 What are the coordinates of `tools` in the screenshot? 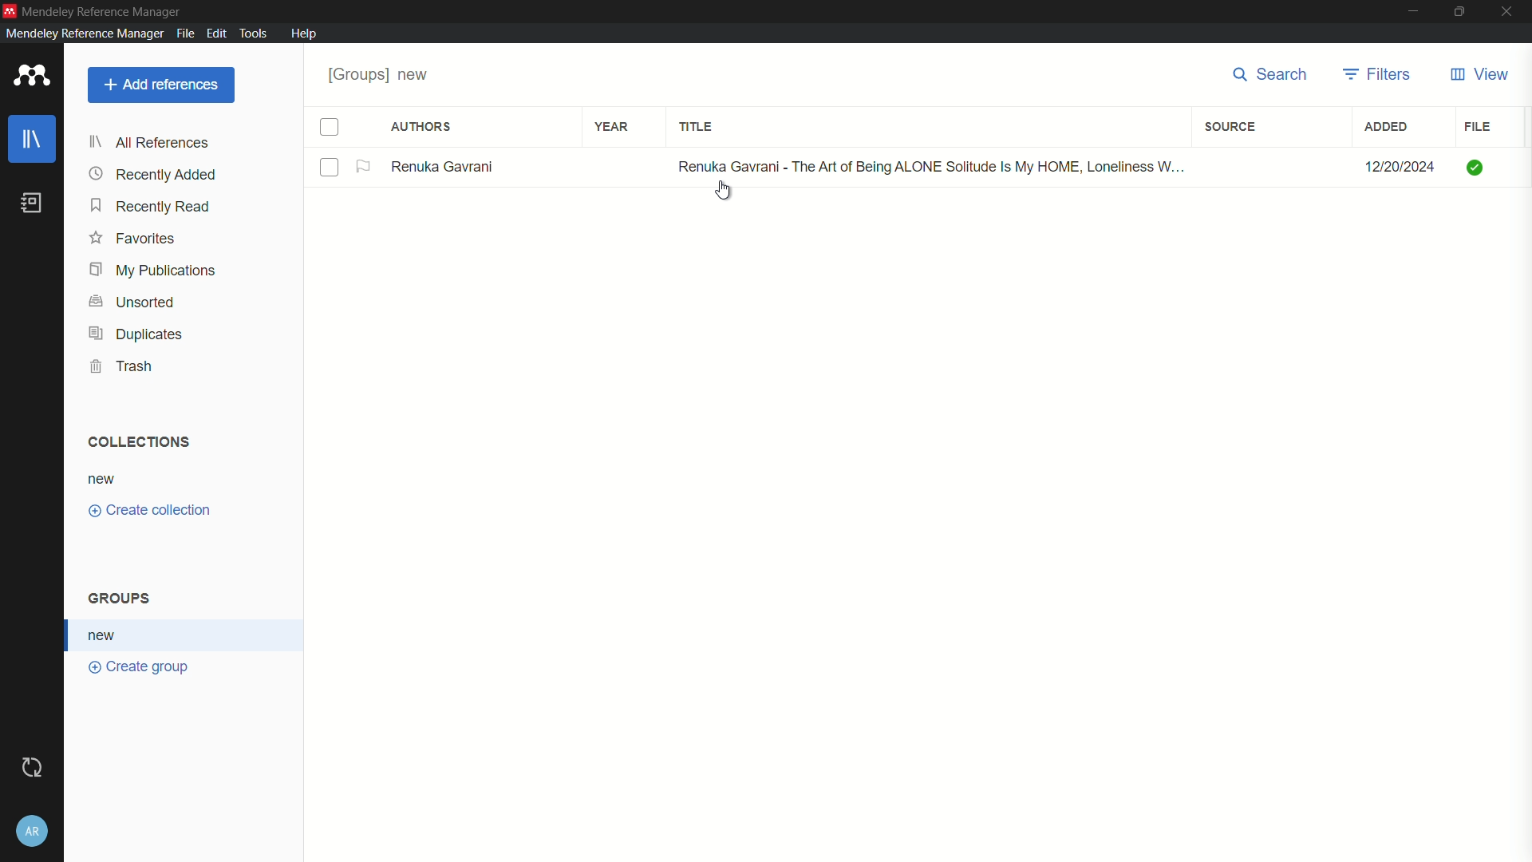 It's located at (254, 34).